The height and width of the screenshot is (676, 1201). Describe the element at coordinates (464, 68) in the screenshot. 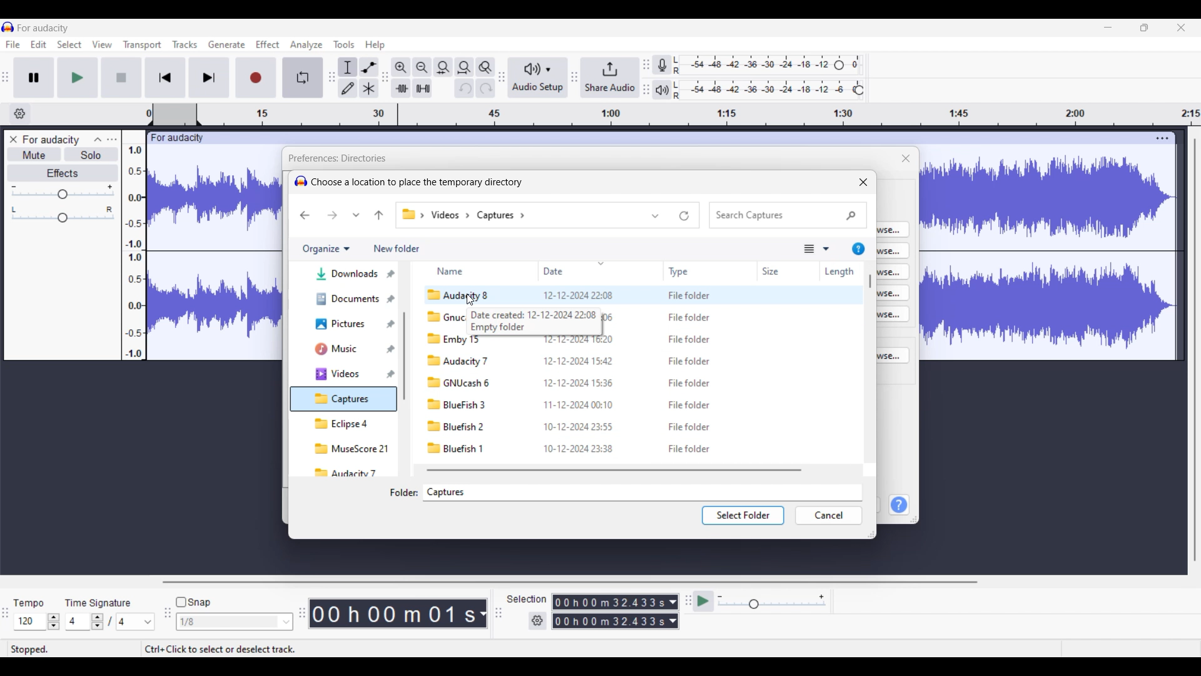

I see `Fit project to width` at that location.